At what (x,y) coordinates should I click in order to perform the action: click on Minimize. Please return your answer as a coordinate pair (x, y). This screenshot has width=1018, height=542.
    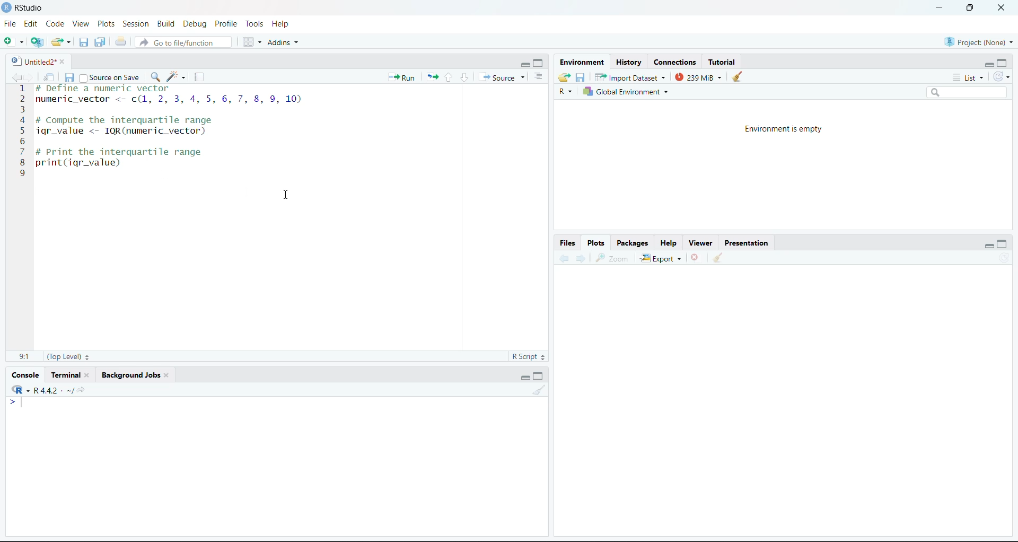
    Looking at the image, I should click on (988, 64).